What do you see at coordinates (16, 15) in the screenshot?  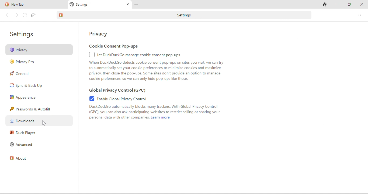 I see `forward` at bounding box center [16, 15].